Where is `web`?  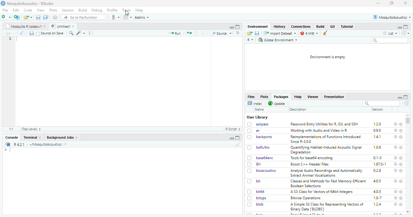
web is located at coordinates (396, 158).